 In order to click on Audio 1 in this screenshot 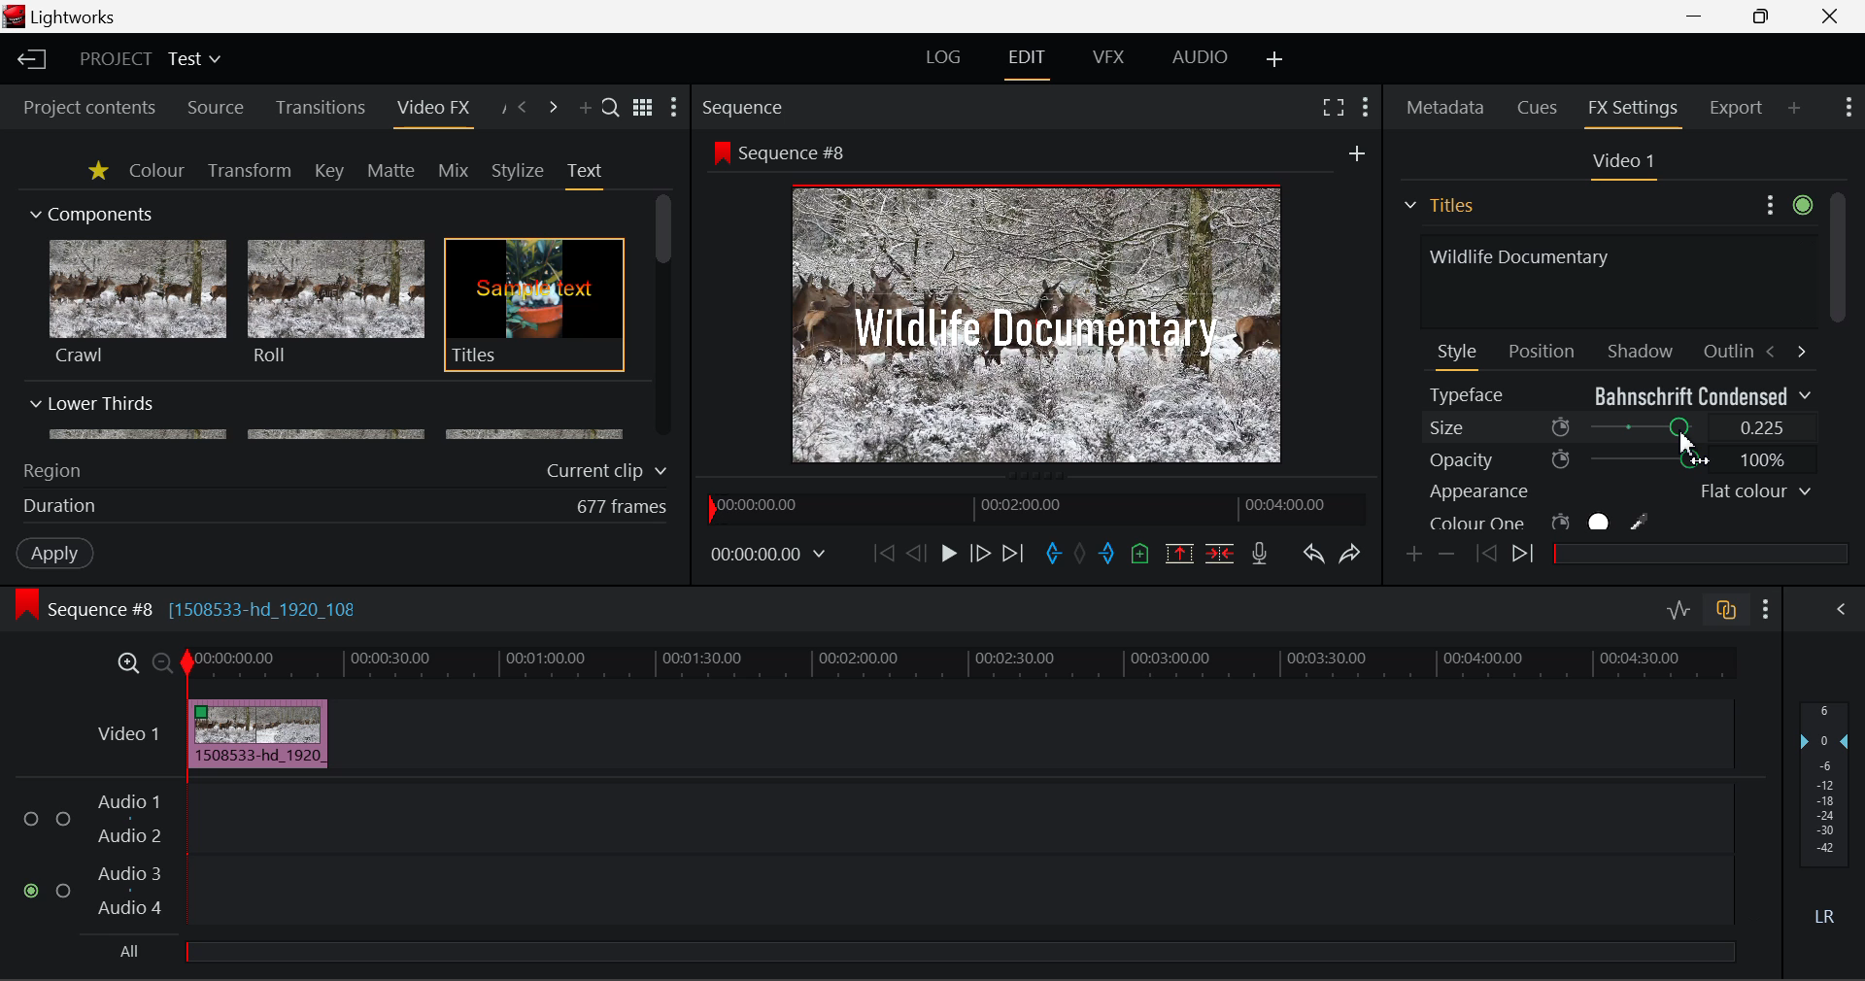, I will do `click(126, 804)`.